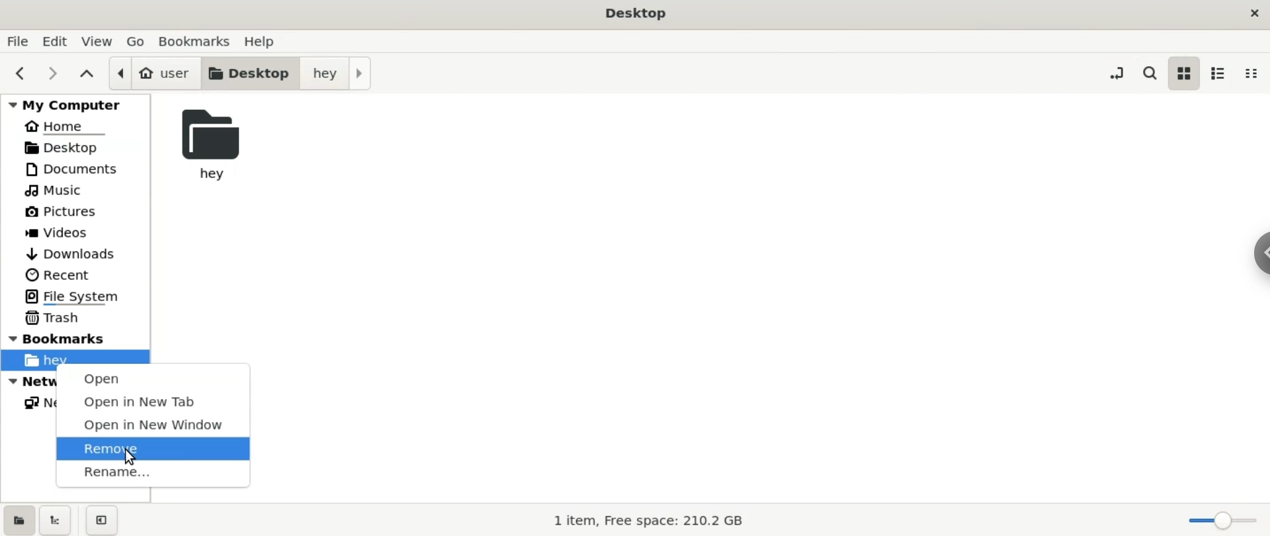 Image resolution: width=1270 pixels, height=536 pixels. Describe the element at coordinates (77, 105) in the screenshot. I see `my computer` at that location.